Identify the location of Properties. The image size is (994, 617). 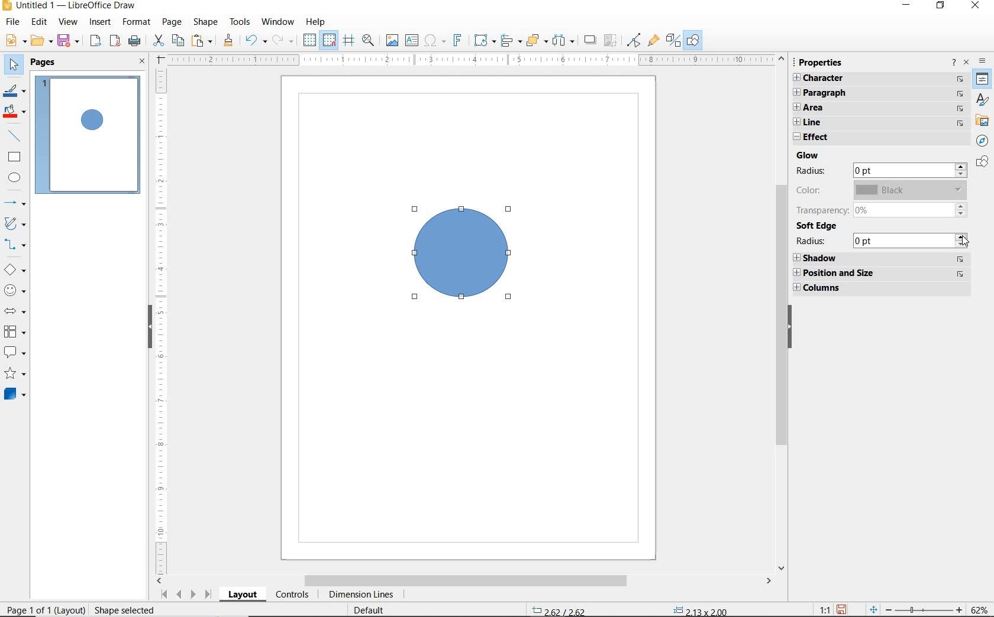
(982, 81).